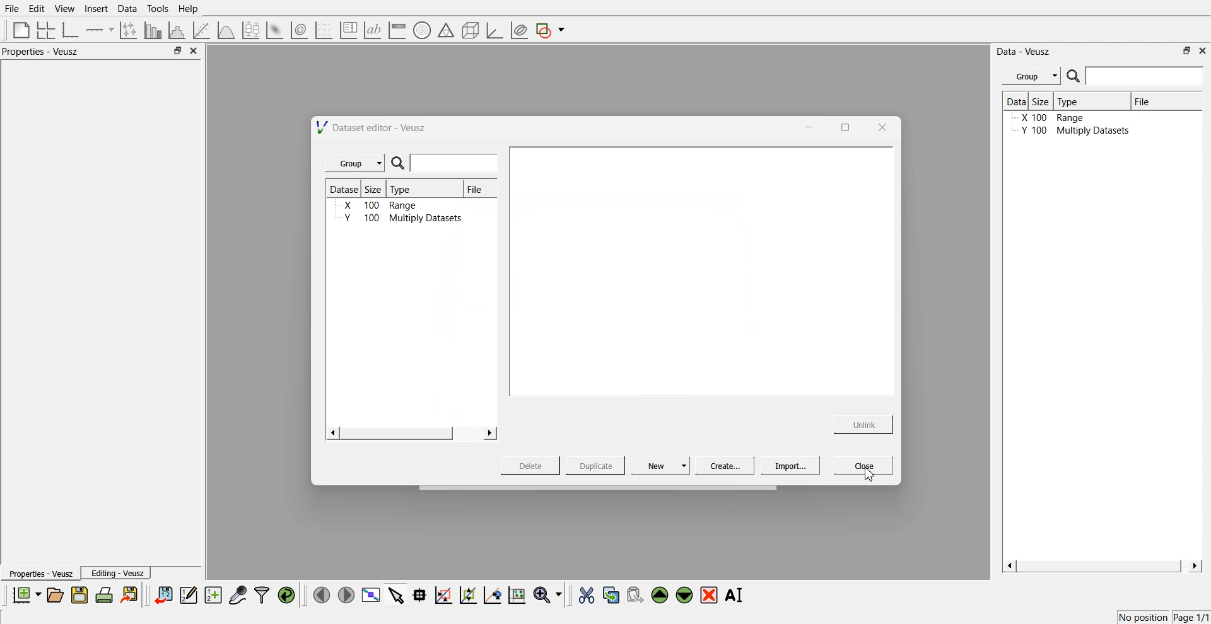 The width and height of the screenshot is (1211, 624). Describe the element at coordinates (127, 9) in the screenshot. I see `Data` at that location.